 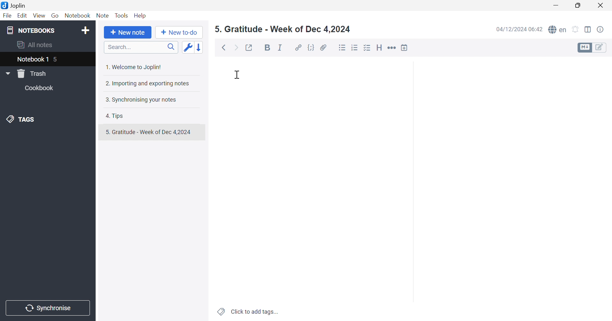 What do you see at coordinates (121, 15) in the screenshot?
I see `Tools` at bounding box center [121, 15].